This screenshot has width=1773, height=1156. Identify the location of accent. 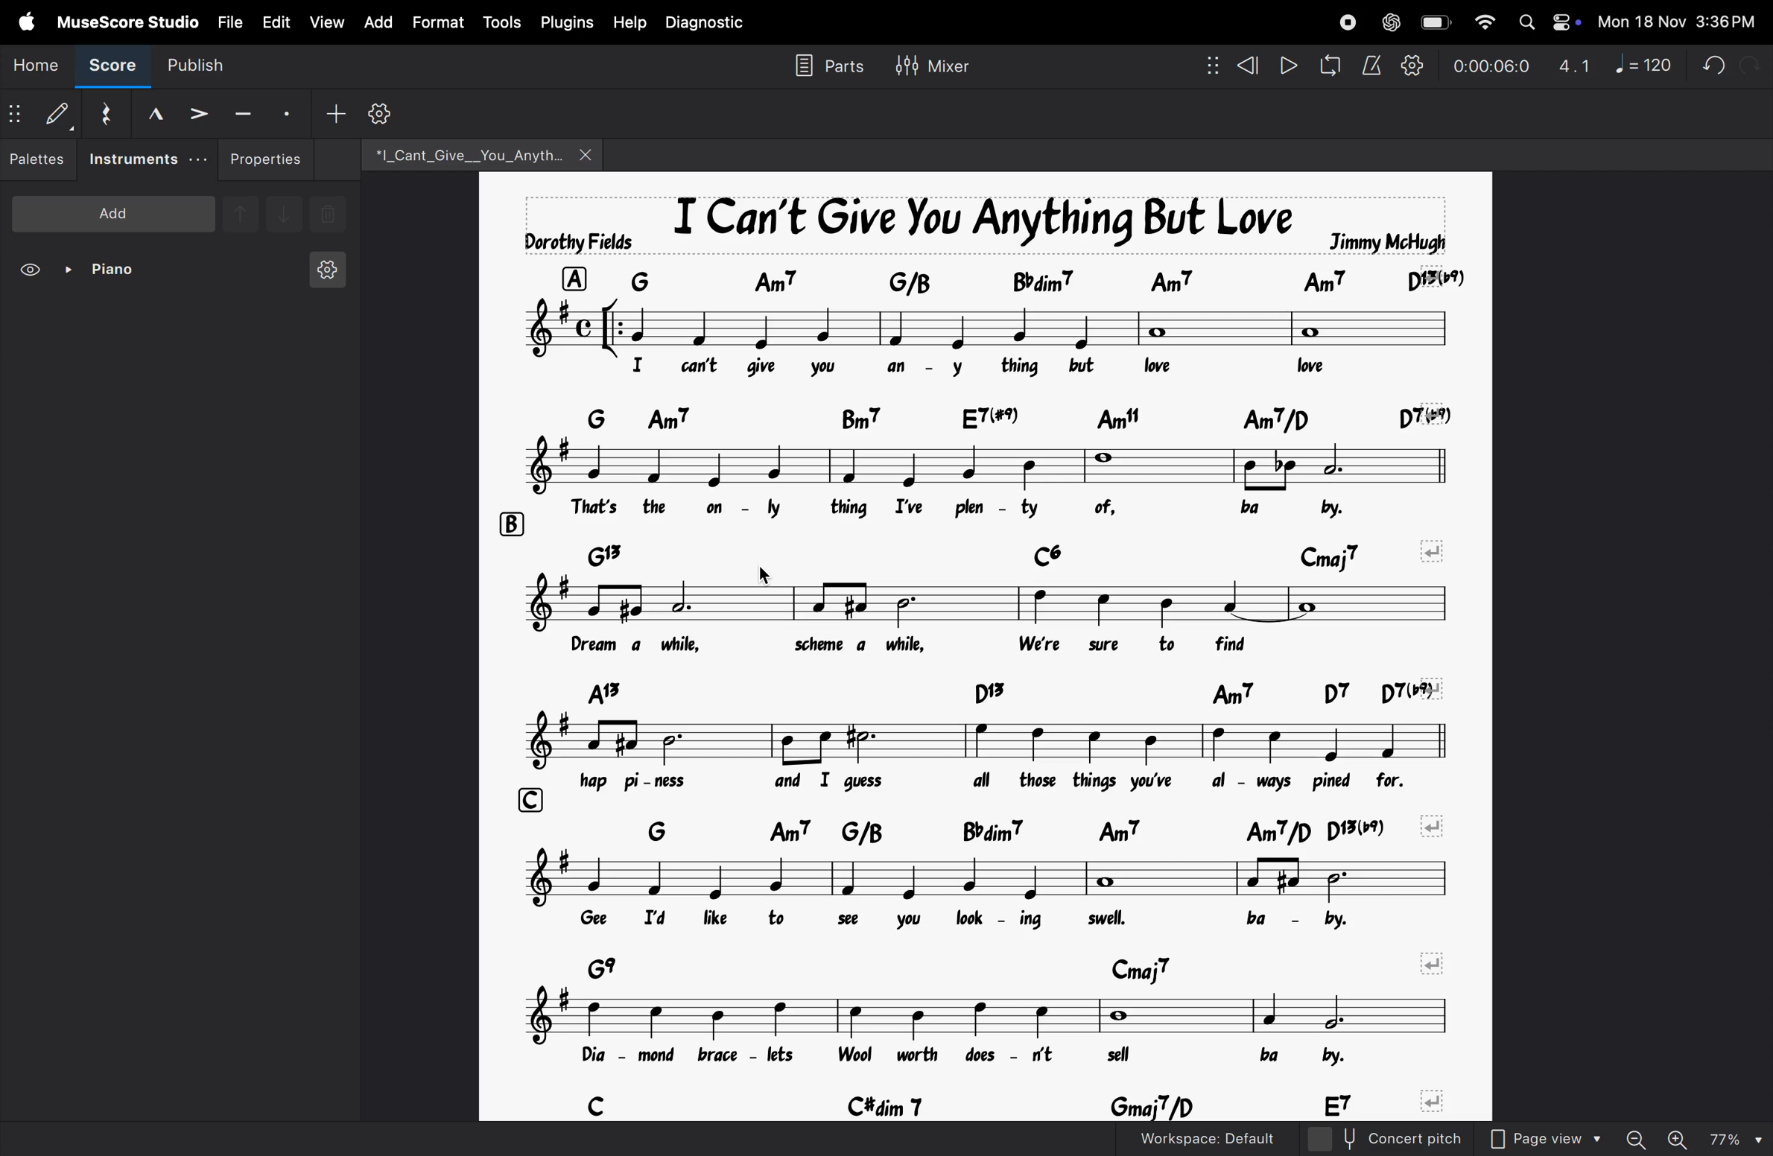
(199, 115).